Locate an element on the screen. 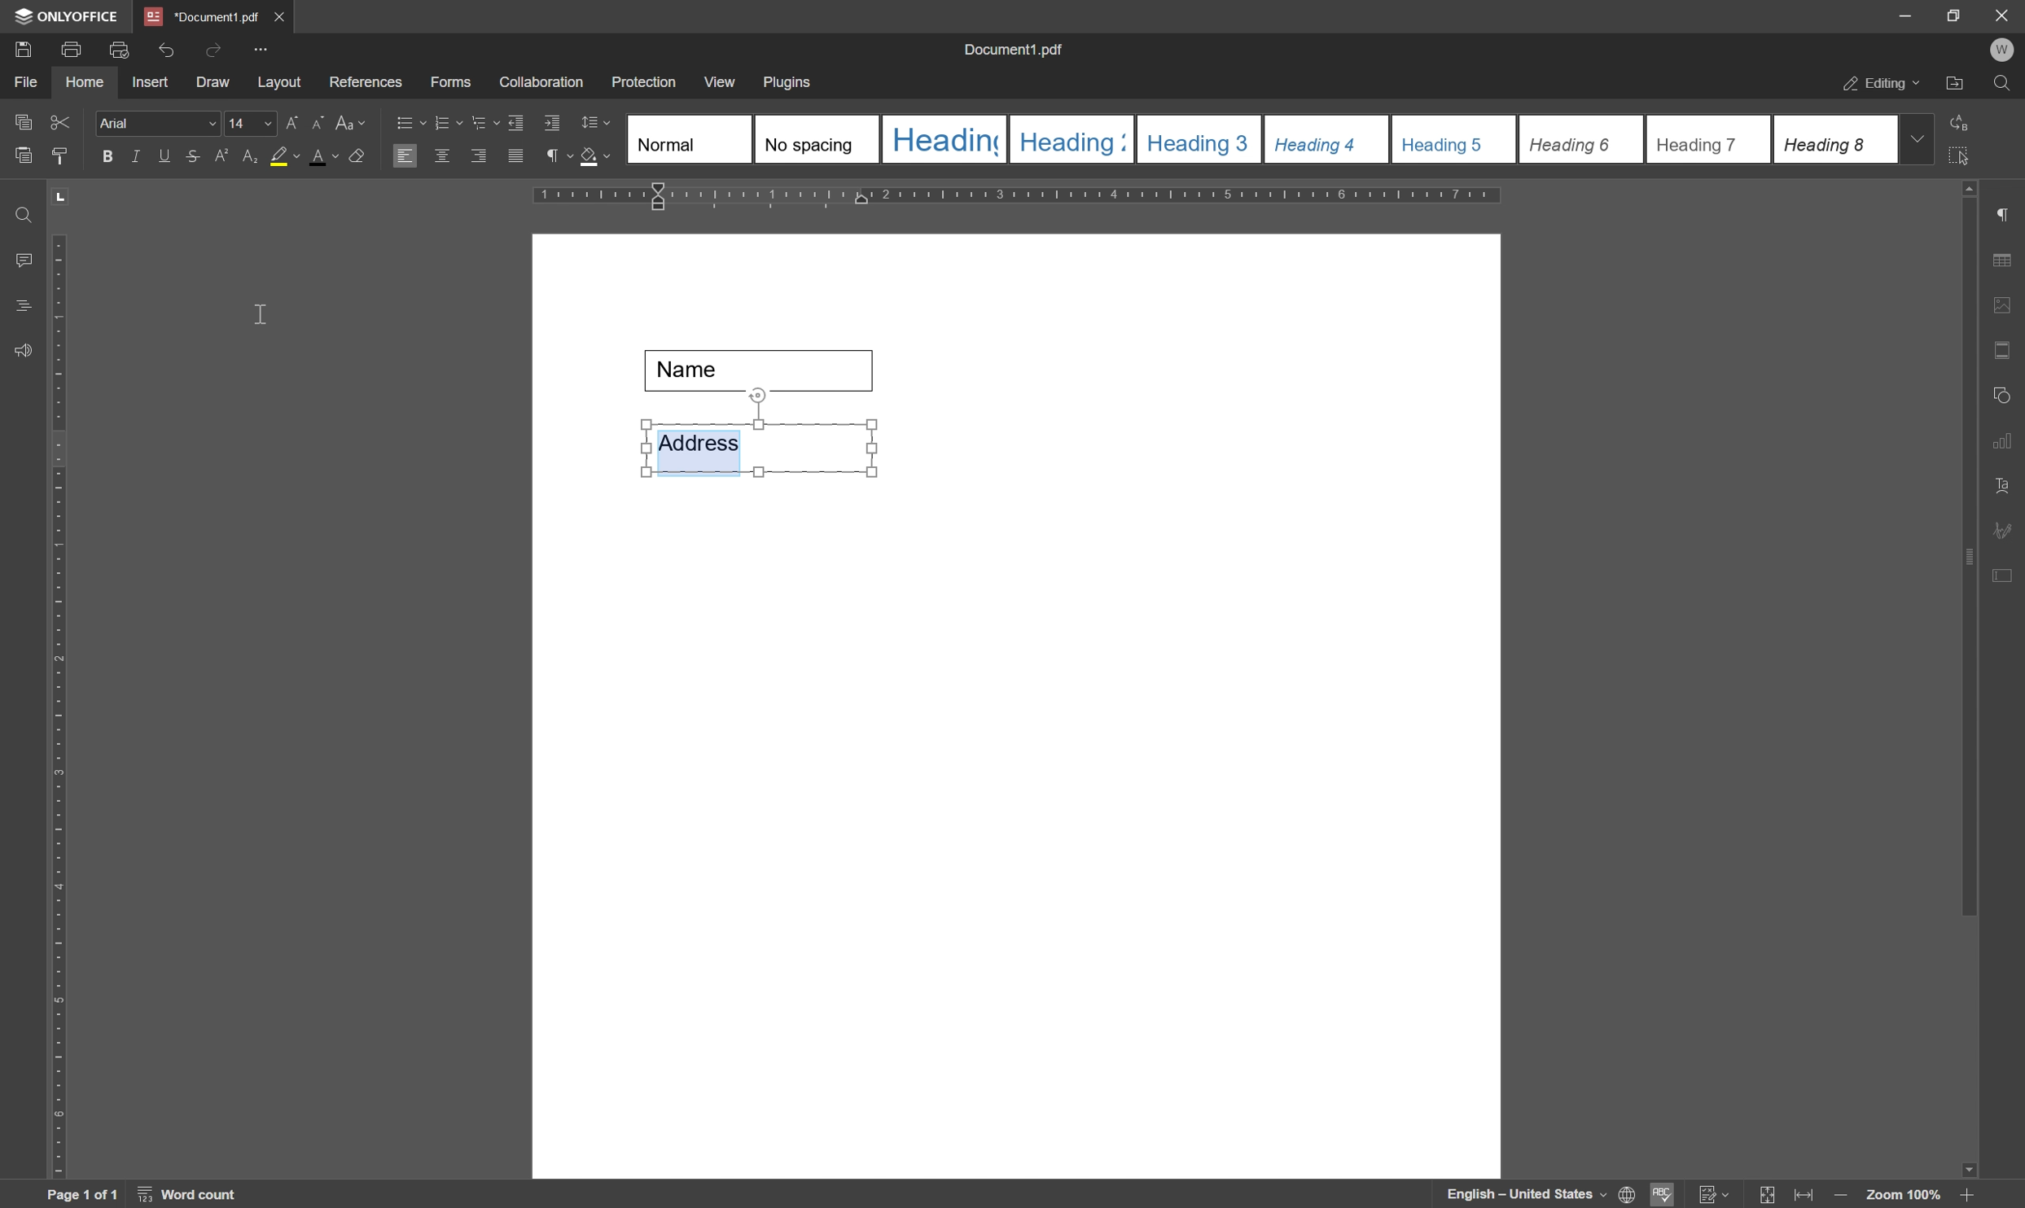  undo is located at coordinates (166, 46).